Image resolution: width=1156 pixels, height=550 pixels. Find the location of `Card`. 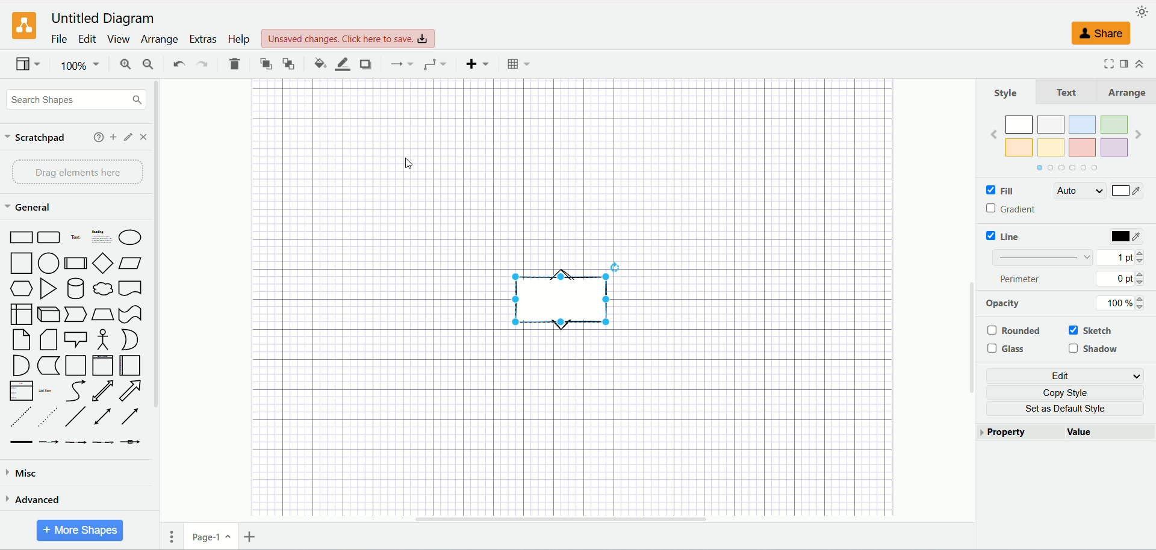

Card is located at coordinates (50, 340).